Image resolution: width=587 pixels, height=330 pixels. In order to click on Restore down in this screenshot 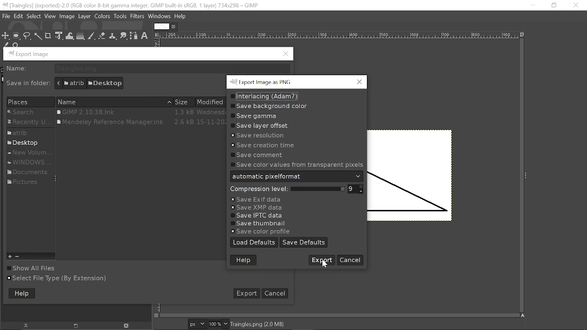, I will do `click(553, 5)`.